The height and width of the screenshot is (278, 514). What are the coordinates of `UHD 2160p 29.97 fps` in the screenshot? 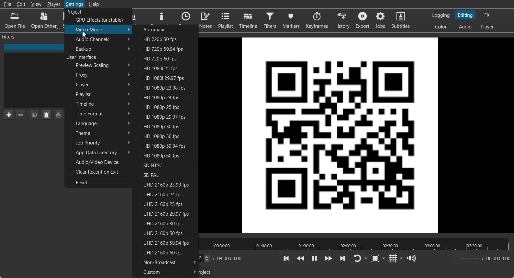 It's located at (163, 214).